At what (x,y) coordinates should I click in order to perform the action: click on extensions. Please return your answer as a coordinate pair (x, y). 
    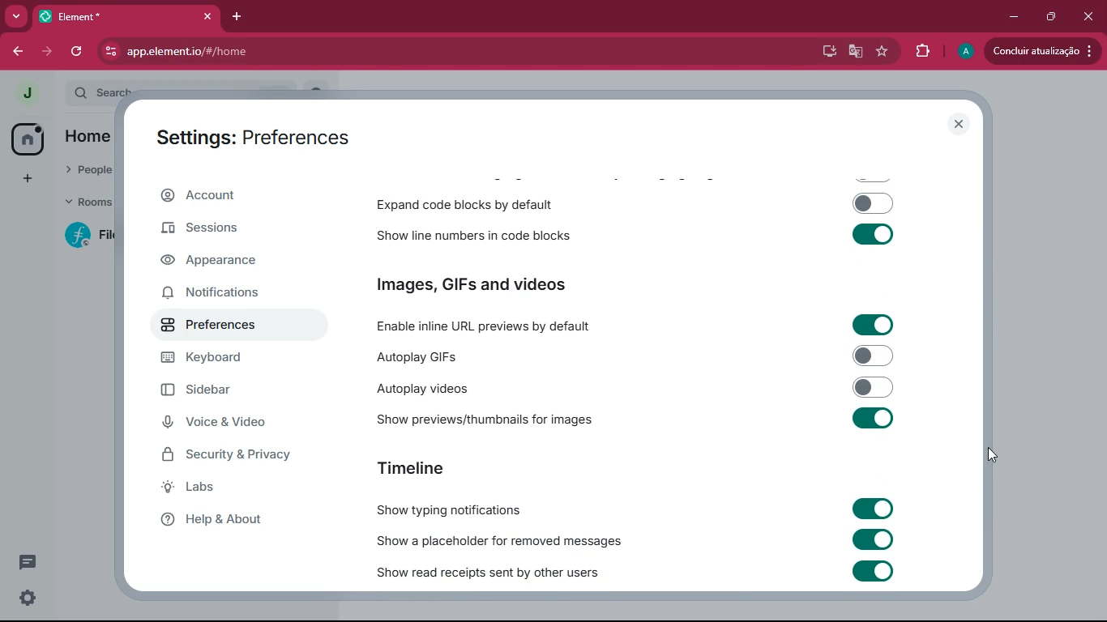
    Looking at the image, I should click on (925, 53).